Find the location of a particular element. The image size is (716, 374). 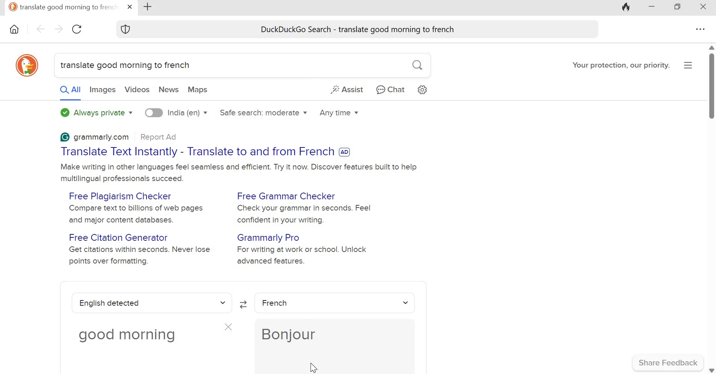

scroll bar is located at coordinates (710, 209).